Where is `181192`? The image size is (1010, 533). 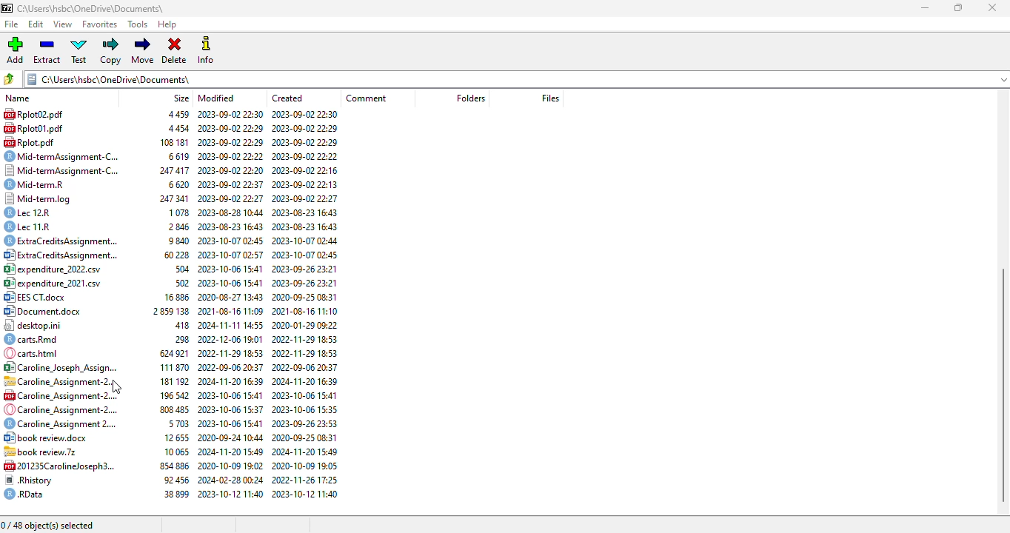 181192 is located at coordinates (175, 382).